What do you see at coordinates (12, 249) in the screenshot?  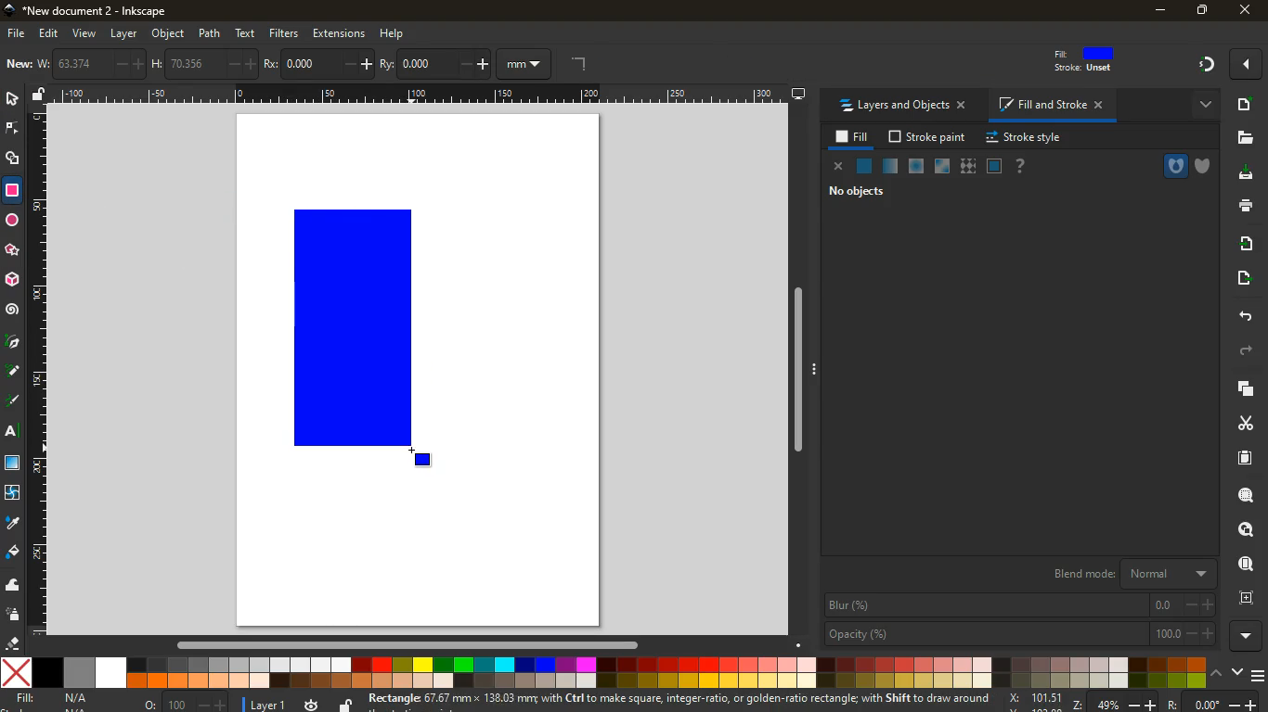 I see `` at bounding box center [12, 249].